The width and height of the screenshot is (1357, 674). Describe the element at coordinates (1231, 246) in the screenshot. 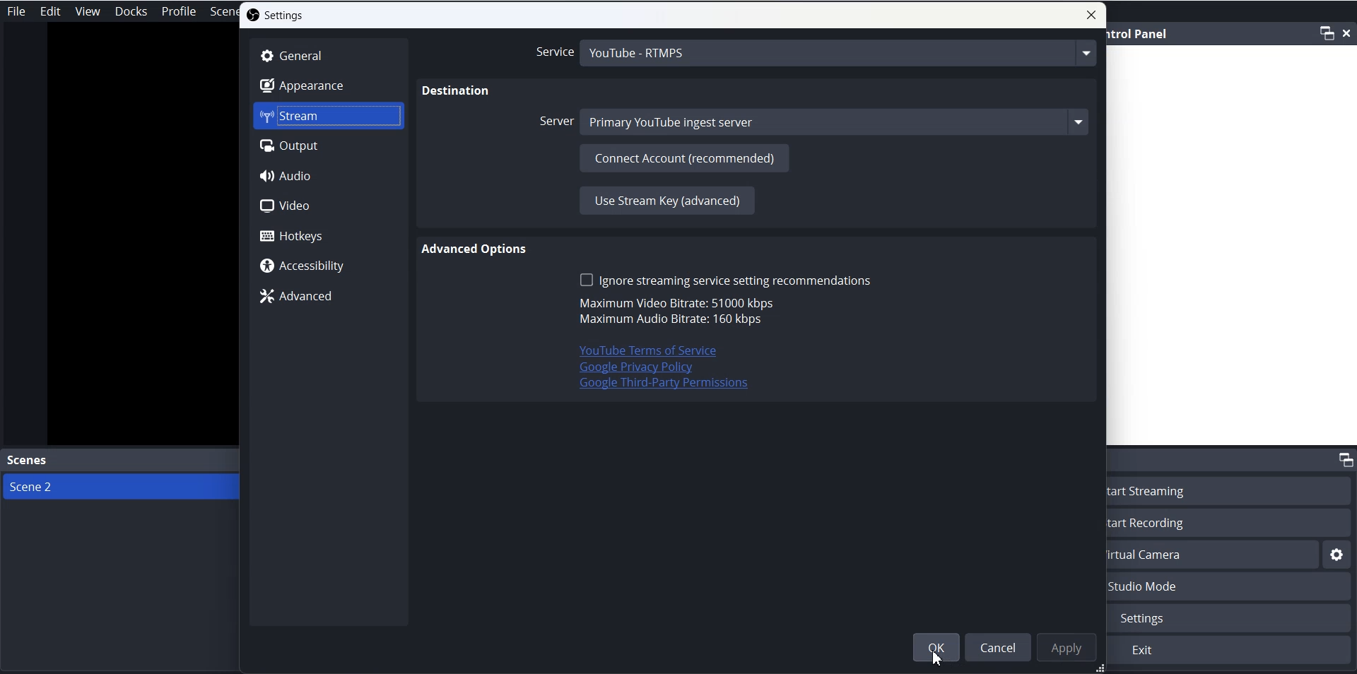

I see `white space` at that location.